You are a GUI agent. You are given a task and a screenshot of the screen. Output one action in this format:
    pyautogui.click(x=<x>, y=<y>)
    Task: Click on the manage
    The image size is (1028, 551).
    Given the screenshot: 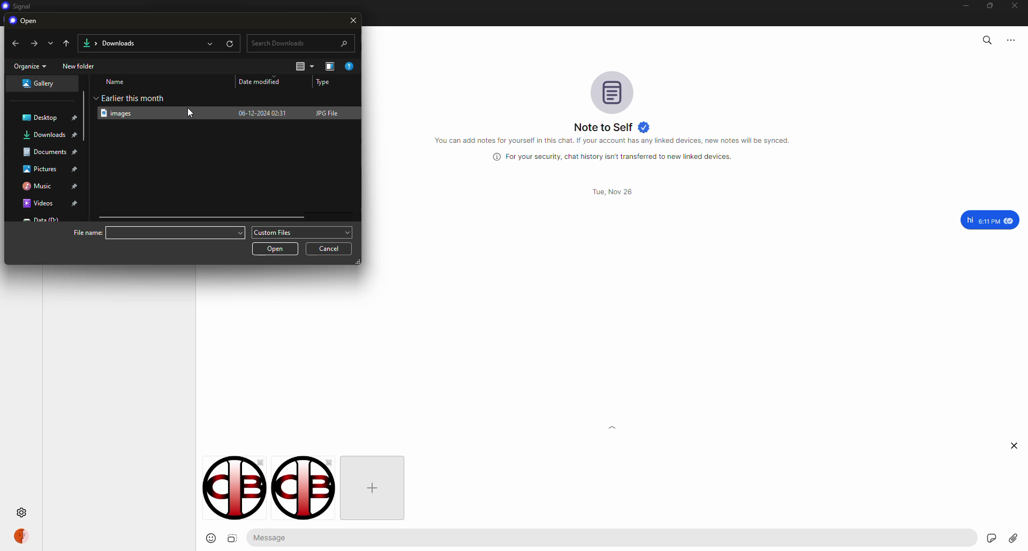 What is the action you would take?
    pyautogui.click(x=330, y=66)
    